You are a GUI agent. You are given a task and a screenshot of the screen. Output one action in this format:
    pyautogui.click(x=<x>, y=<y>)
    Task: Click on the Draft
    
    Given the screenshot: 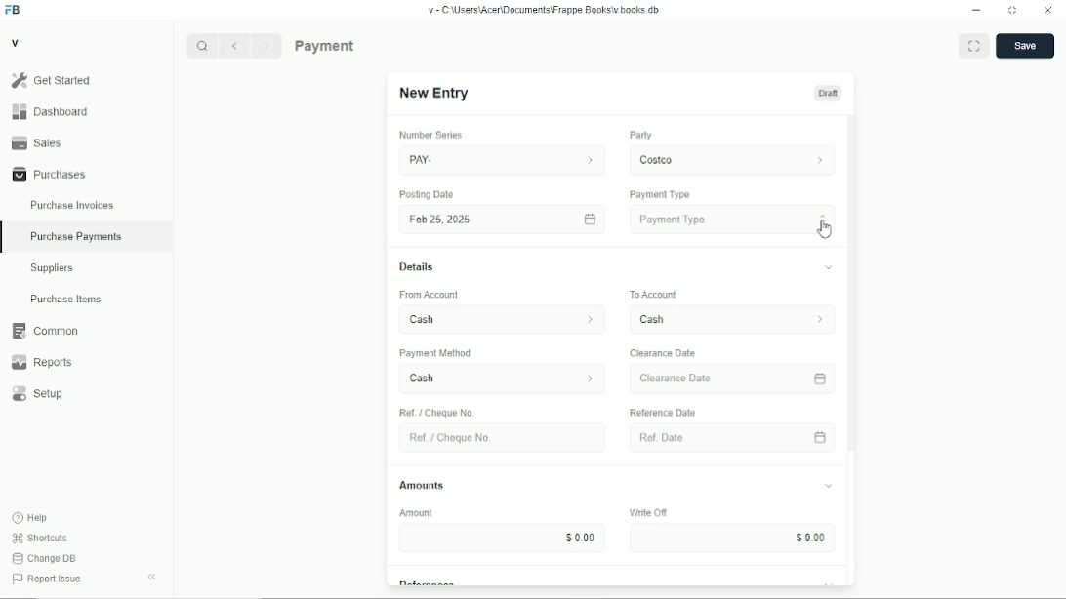 What is the action you would take?
    pyautogui.click(x=828, y=93)
    